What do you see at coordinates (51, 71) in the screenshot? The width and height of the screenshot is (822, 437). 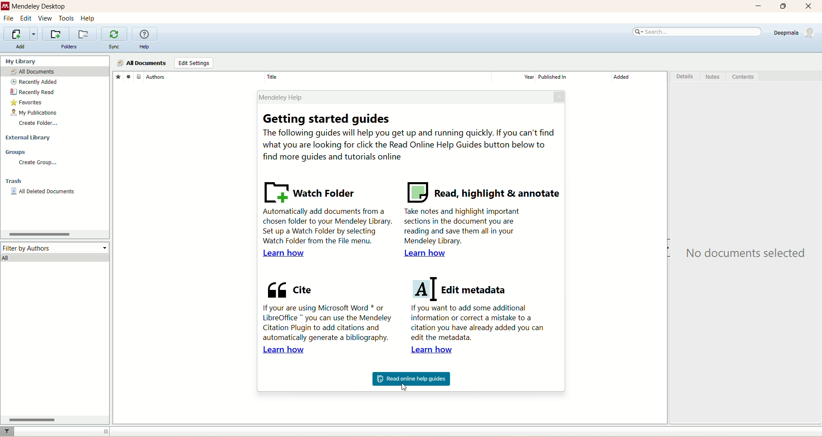 I see `all documents` at bounding box center [51, 71].